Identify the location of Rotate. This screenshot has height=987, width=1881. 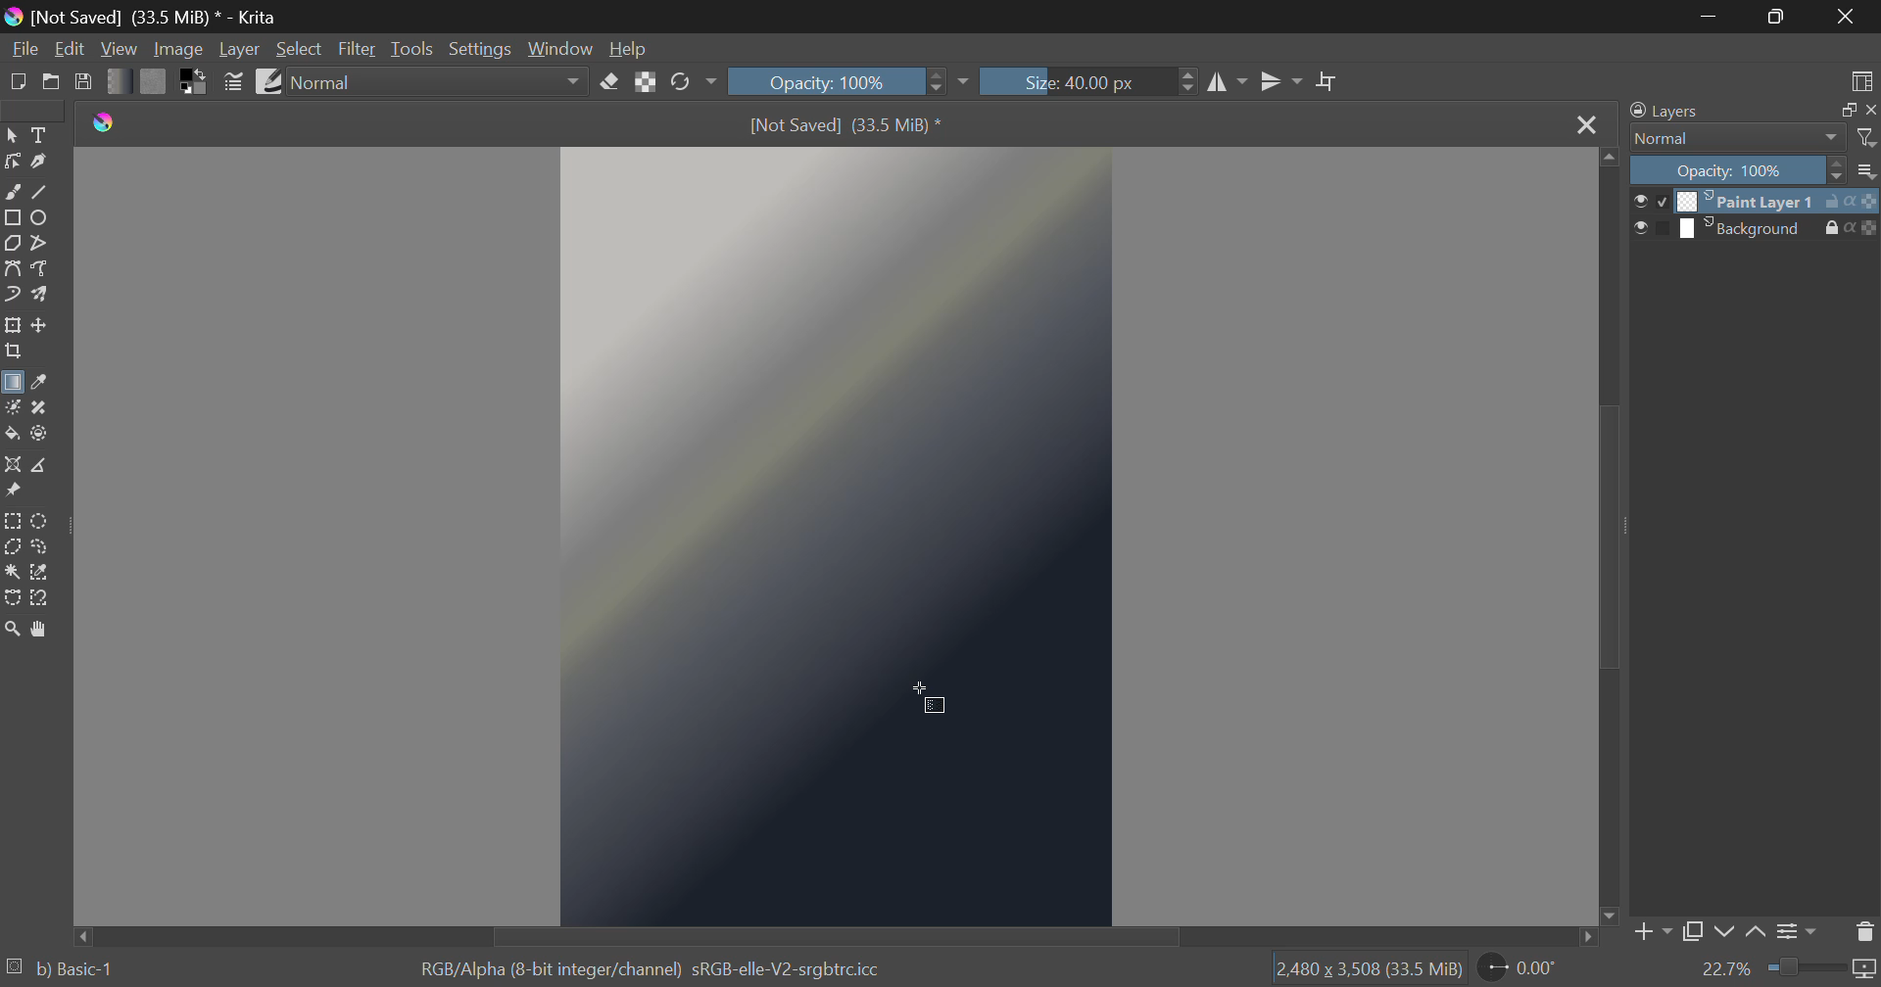
(693, 83).